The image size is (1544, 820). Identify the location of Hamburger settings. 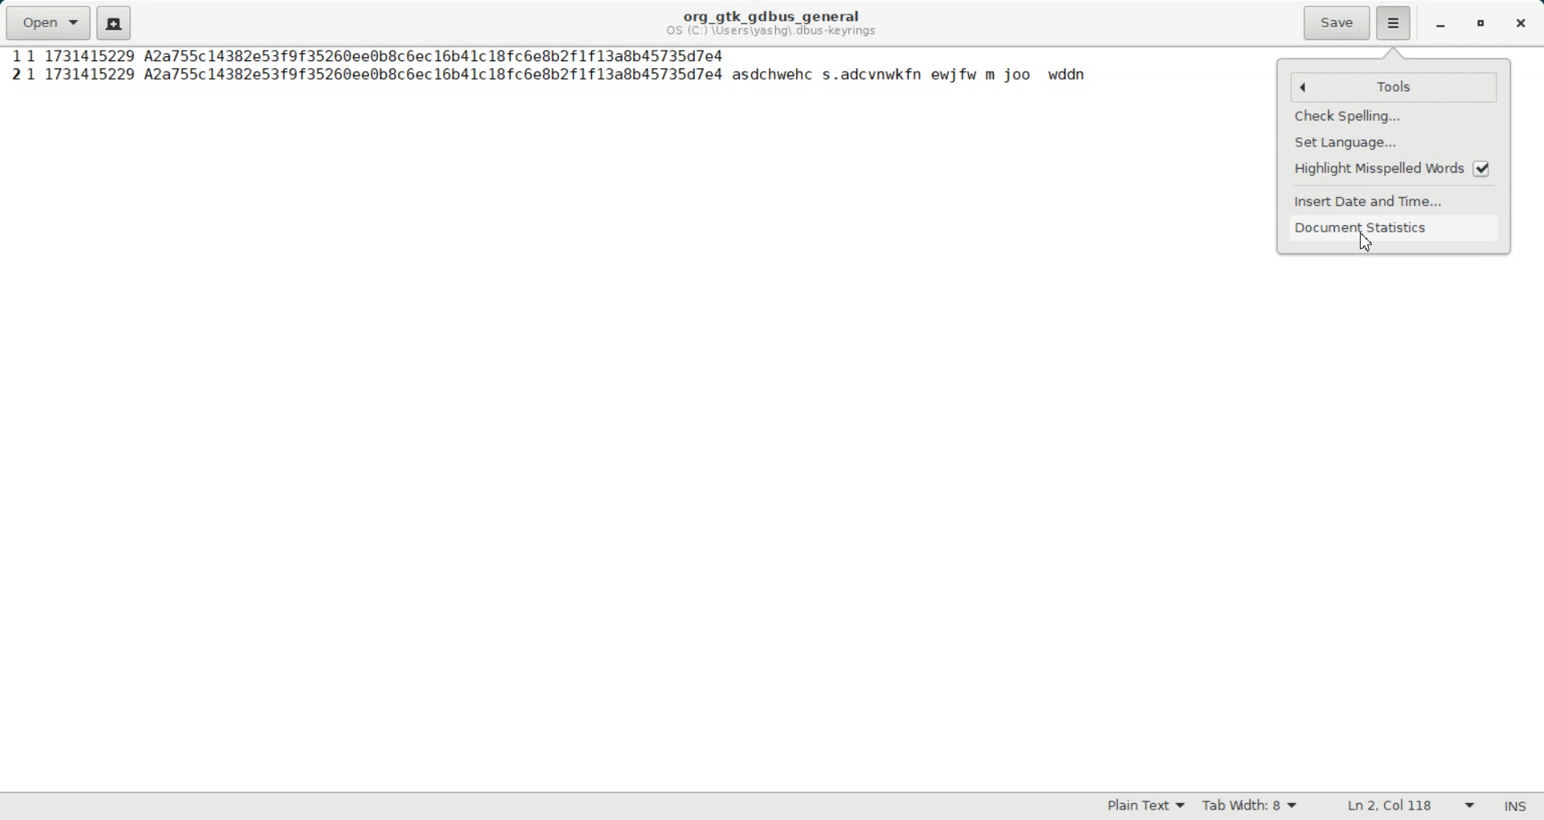
(1394, 23).